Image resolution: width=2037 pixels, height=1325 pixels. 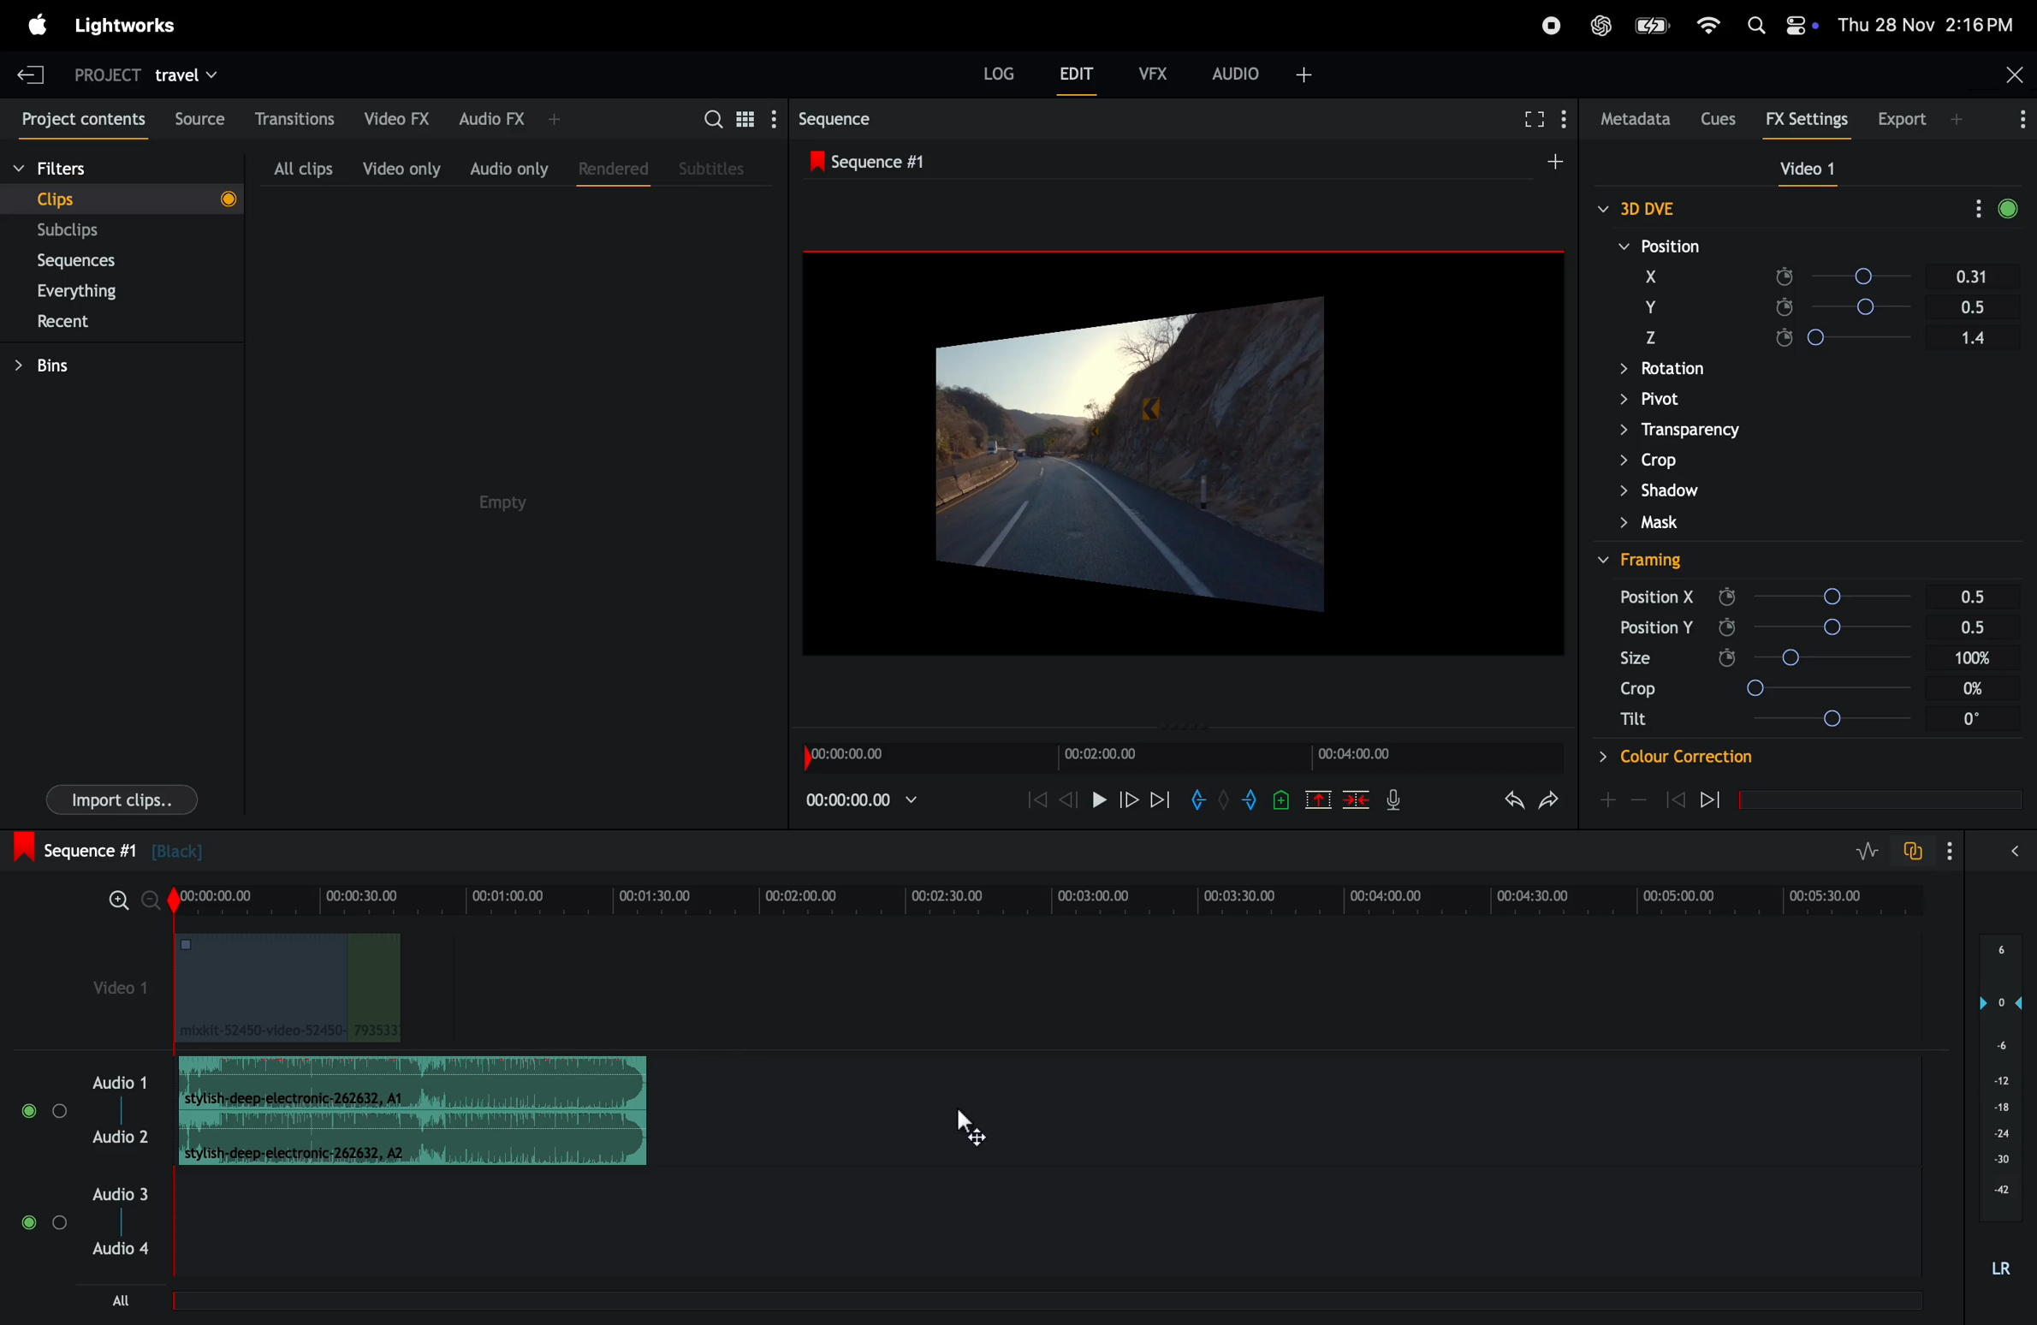 I want to click on , so click(x=1635, y=657).